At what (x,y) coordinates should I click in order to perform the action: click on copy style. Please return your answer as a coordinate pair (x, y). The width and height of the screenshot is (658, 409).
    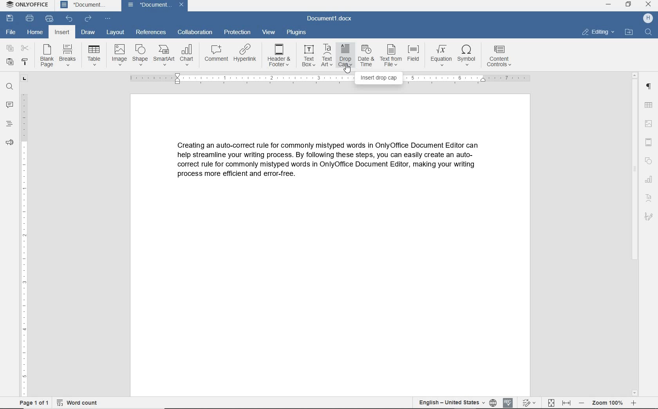
    Looking at the image, I should click on (25, 62).